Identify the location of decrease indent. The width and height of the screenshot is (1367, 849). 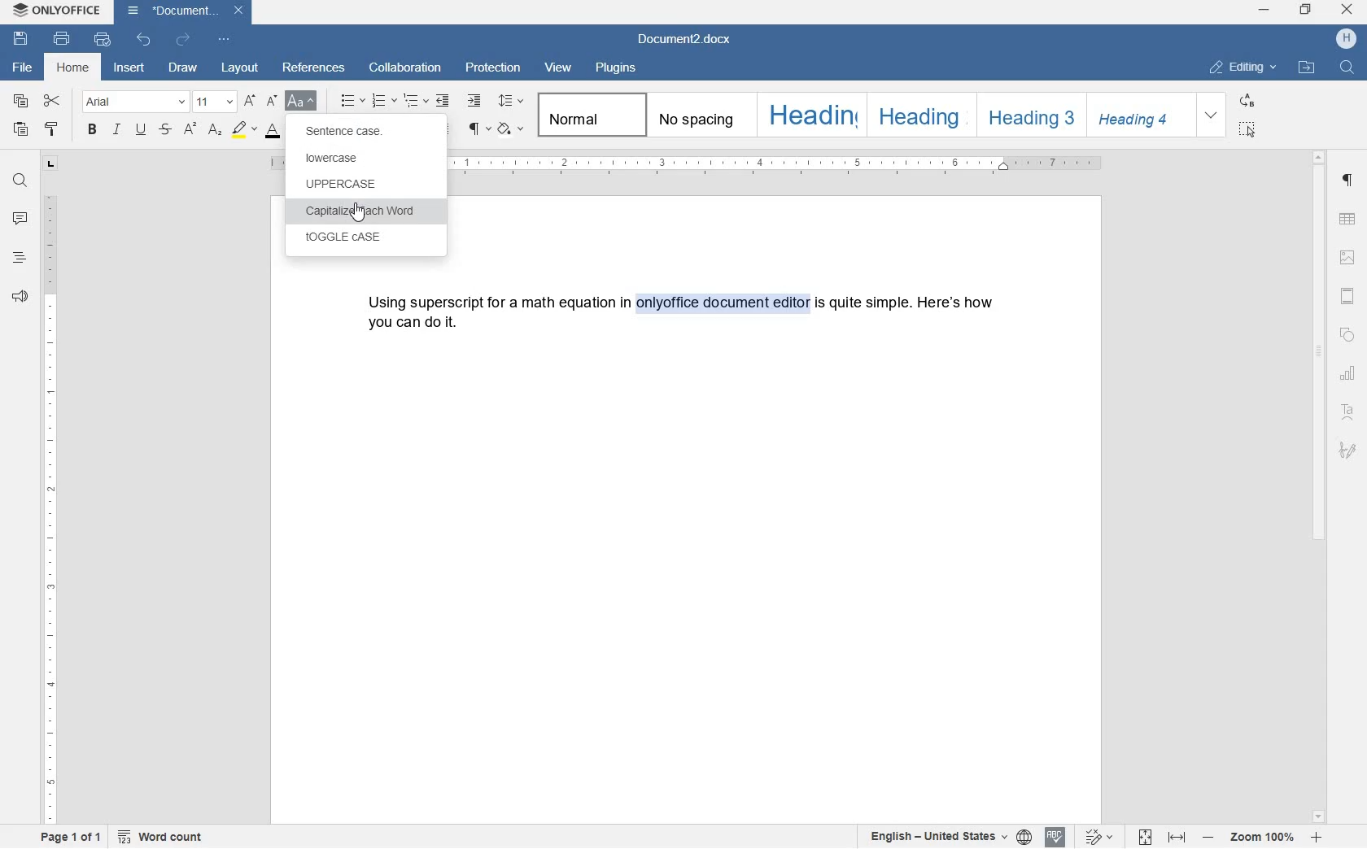
(443, 102).